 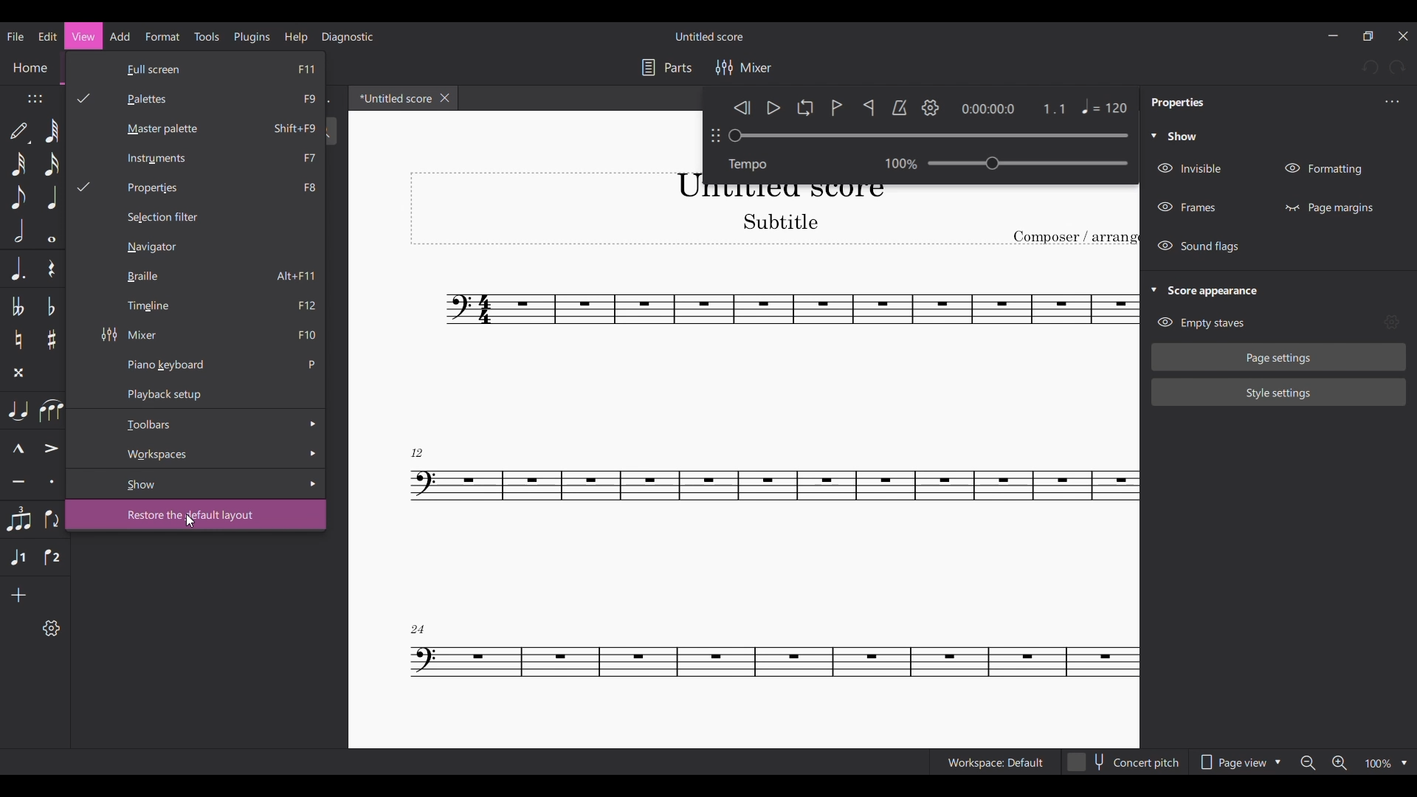 What do you see at coordinates (931, 108) in the screenshot?
I see `Settings` at bounding box center [931, 108].